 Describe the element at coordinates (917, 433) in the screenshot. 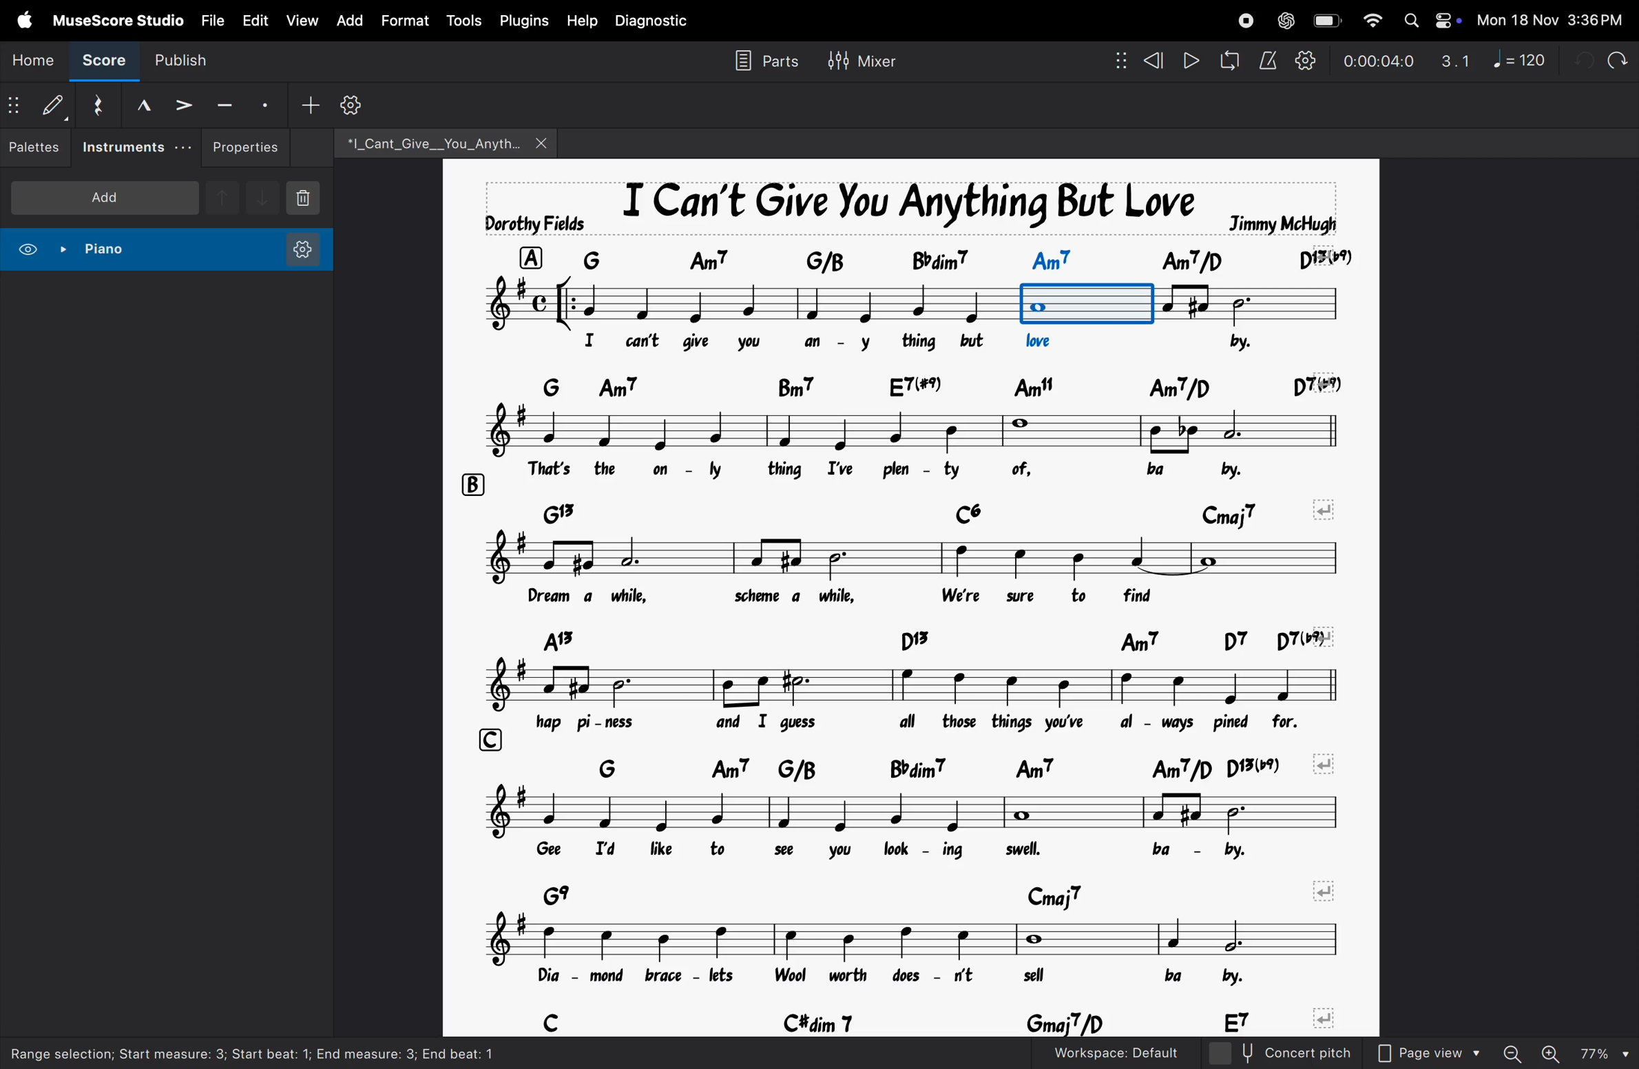

I see `notes` at that location.